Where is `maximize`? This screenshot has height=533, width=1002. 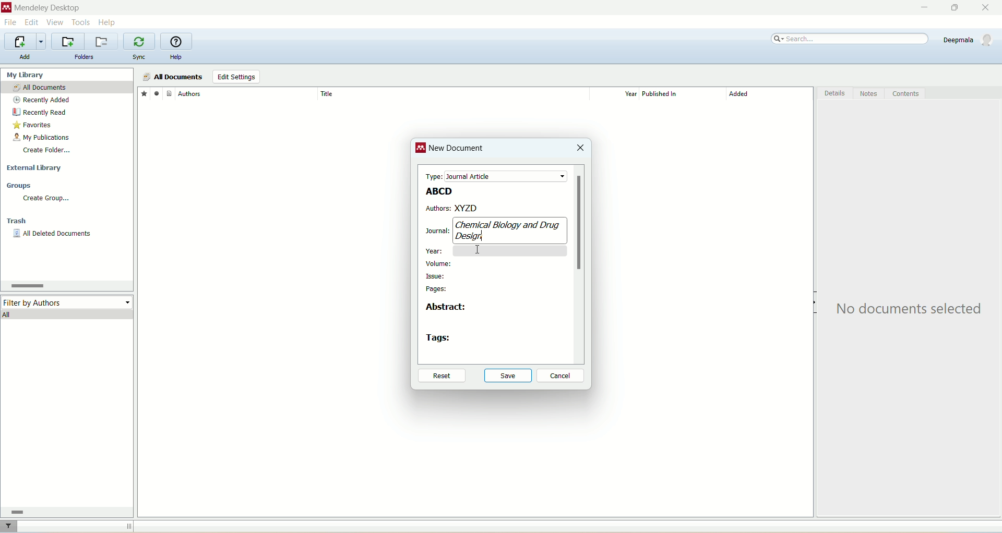 maximize is located at coordinates (952, 8).